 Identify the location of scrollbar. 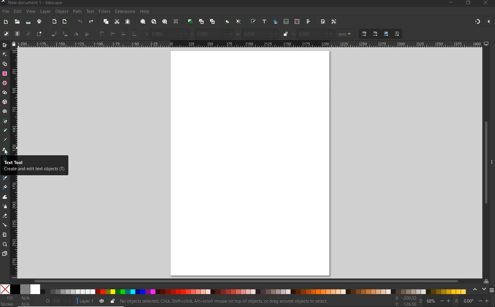
(485, 163).